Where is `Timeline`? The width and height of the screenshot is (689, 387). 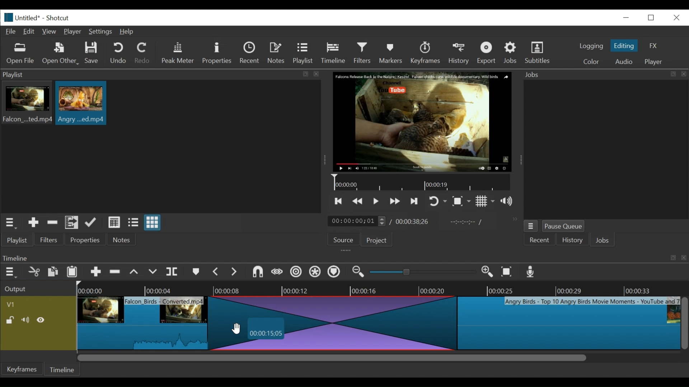 Timeline is located at coordinates (423, 183).